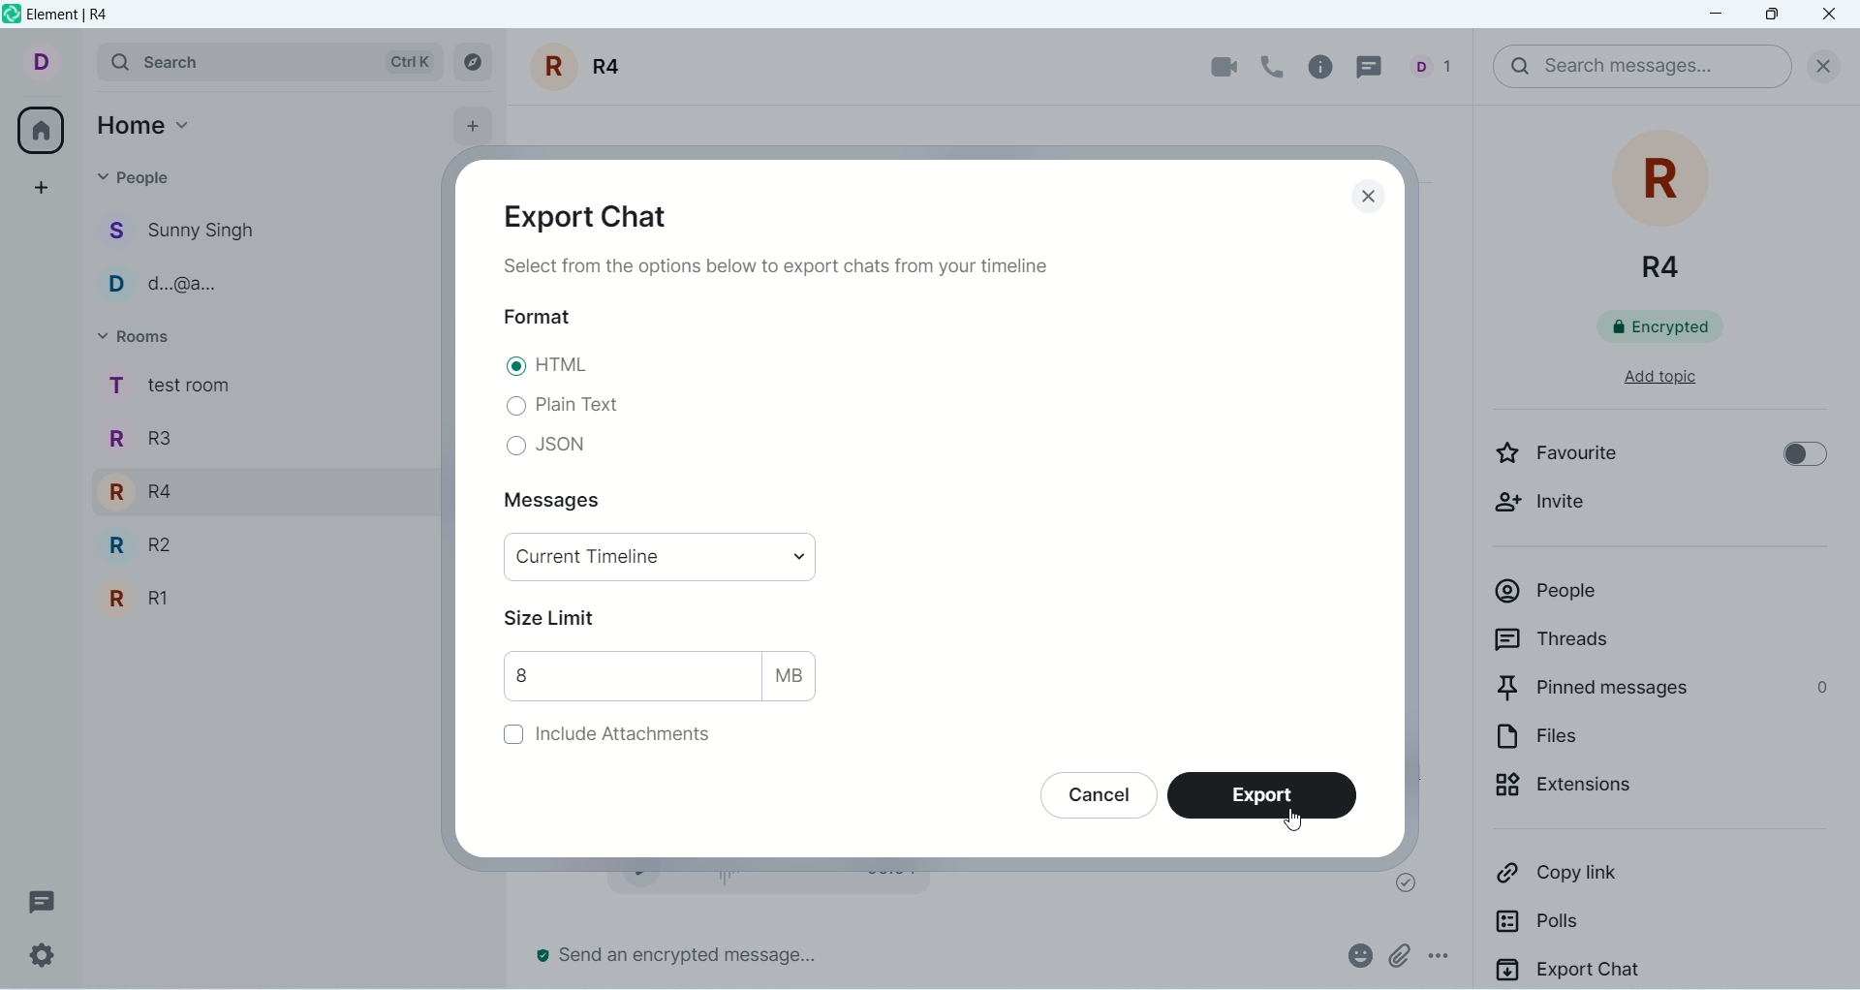  What do you see at coordinates (168, 499) in the screenshot?
I see `rooms` at bounding box center [168, 499].